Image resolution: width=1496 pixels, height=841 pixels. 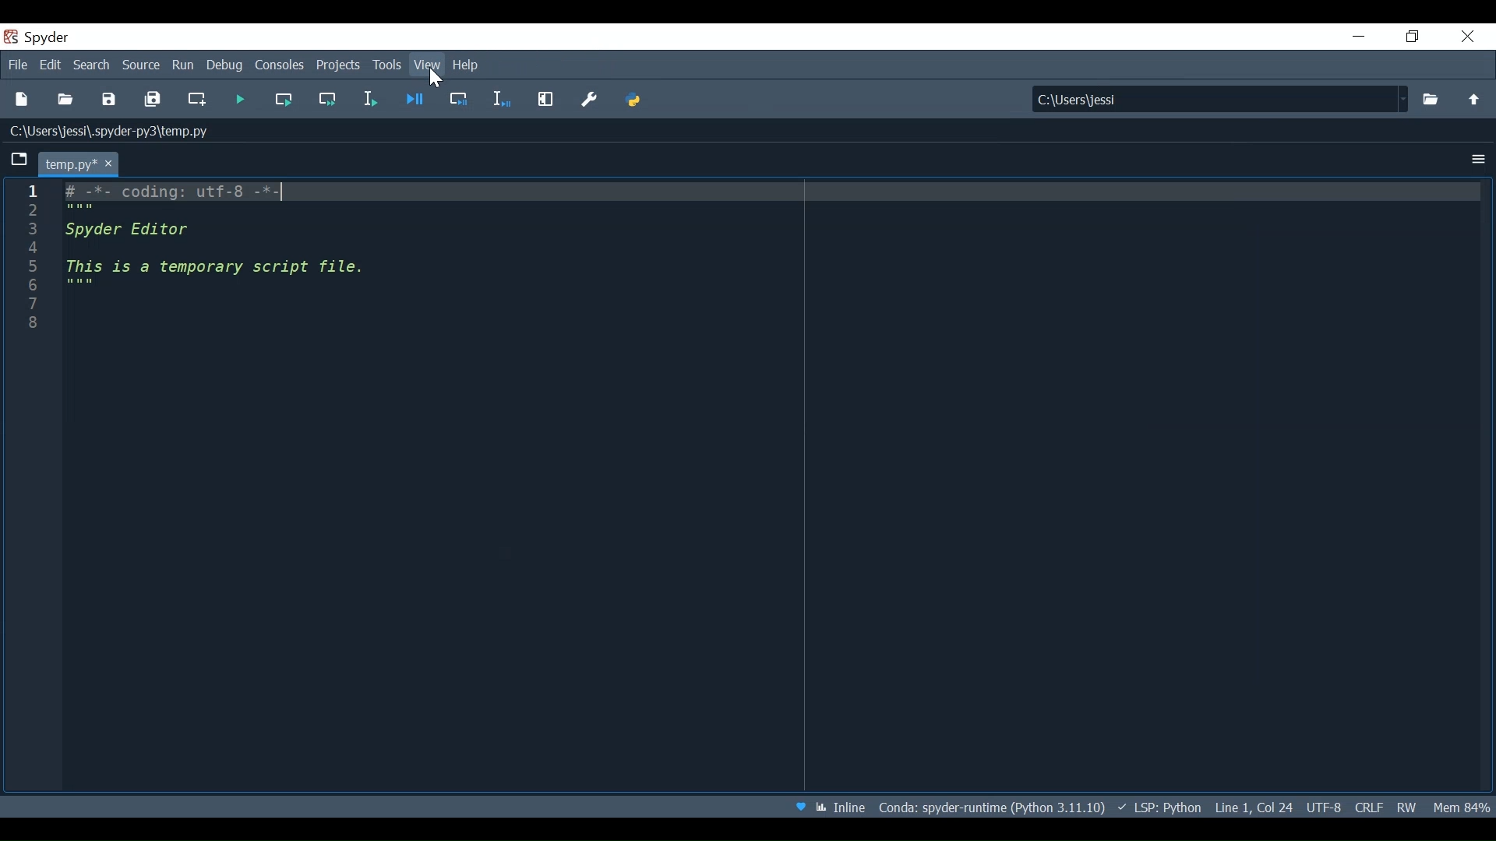 What do you see at coordinates (1461, 804) in the screenshot?
I see `Memory Usage` at bounding box center [1461, 804].